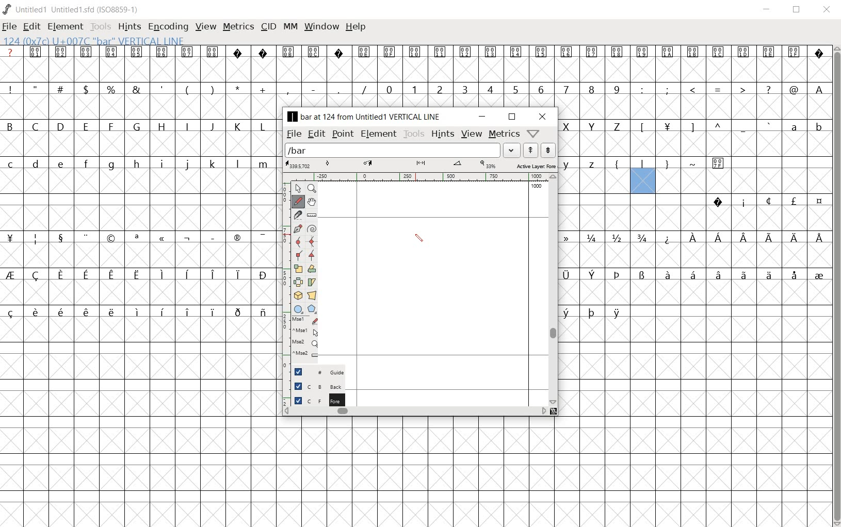  Describe the element at coordinates (694, 143) in the screenshot. I see `empty cells` at that location.